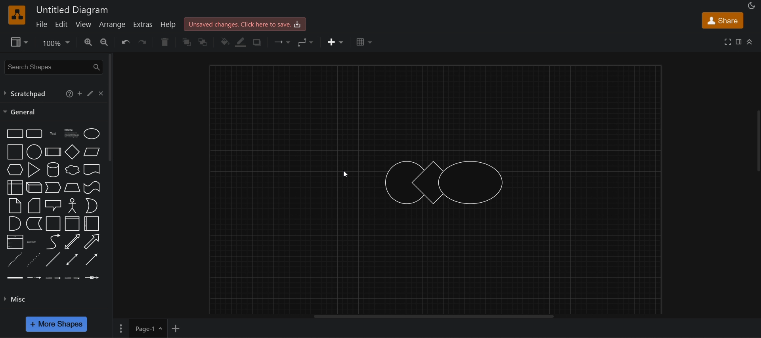 The image size is (761, 338). I want to click on trapezoid, so click(72, 187).